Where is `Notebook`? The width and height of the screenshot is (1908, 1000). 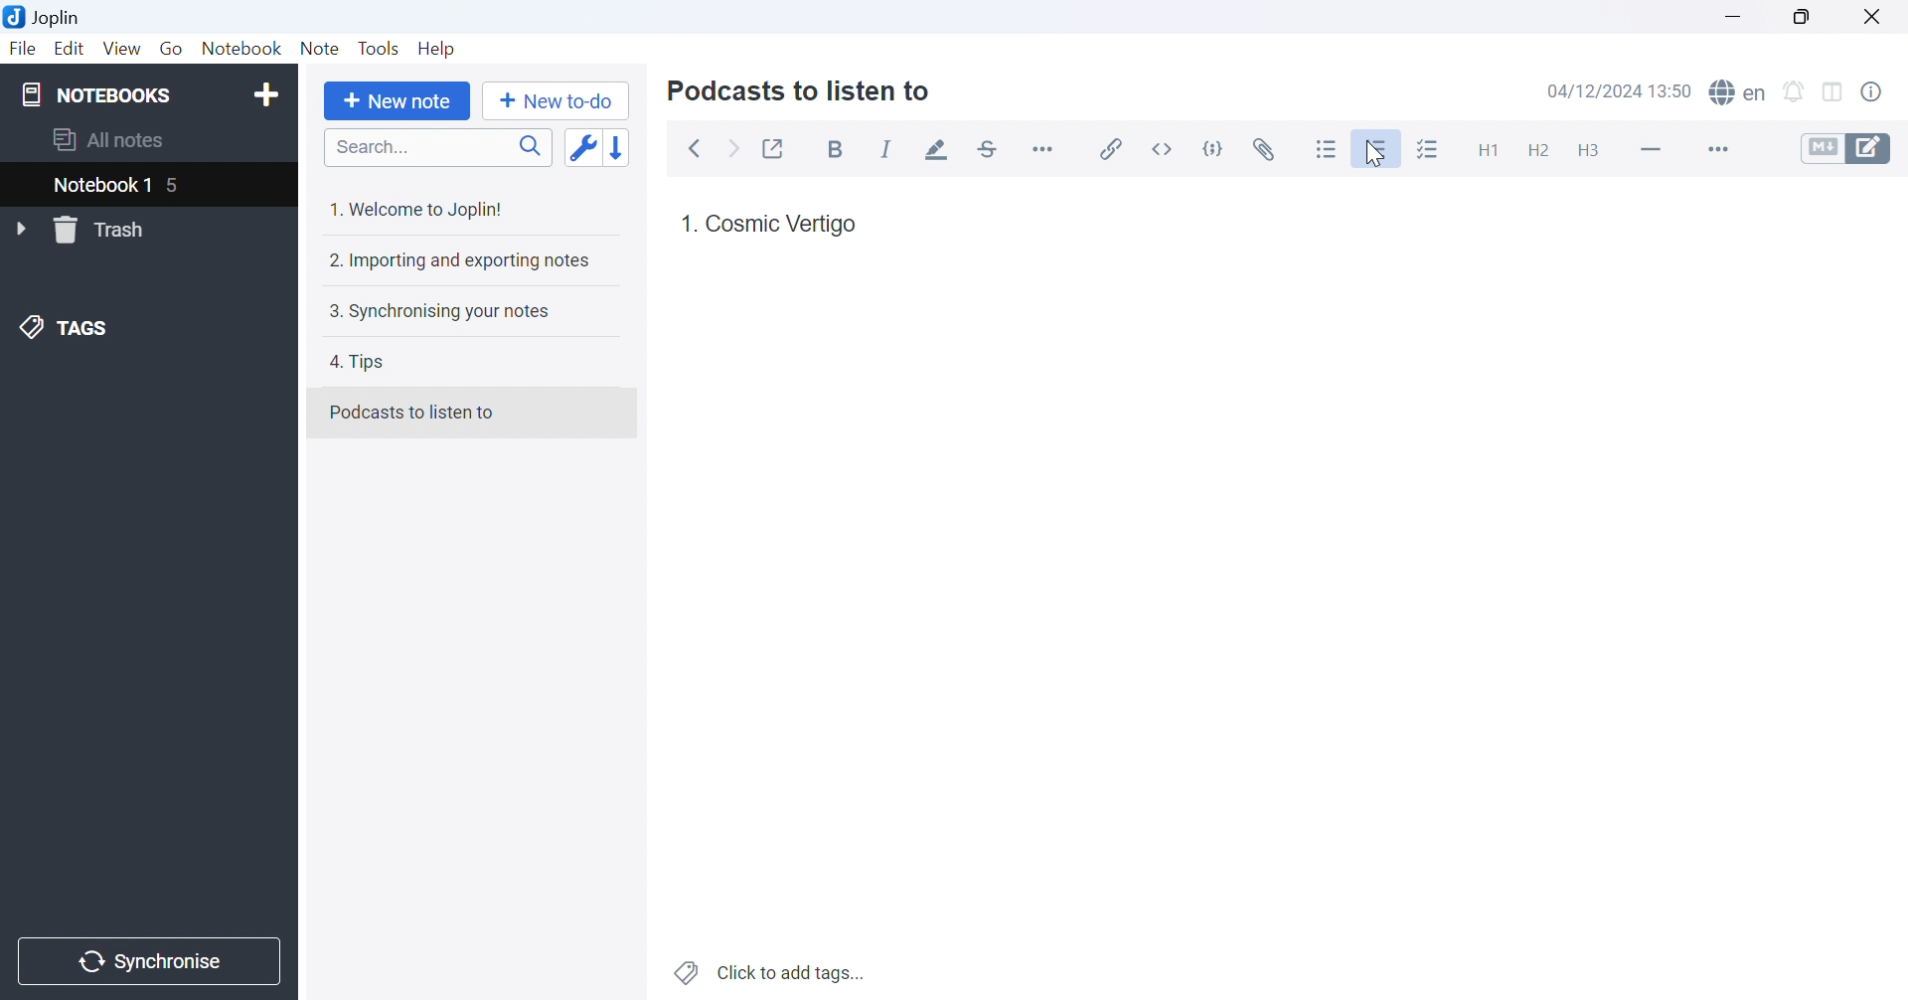 Notebook is located at coordinates (242, 47).